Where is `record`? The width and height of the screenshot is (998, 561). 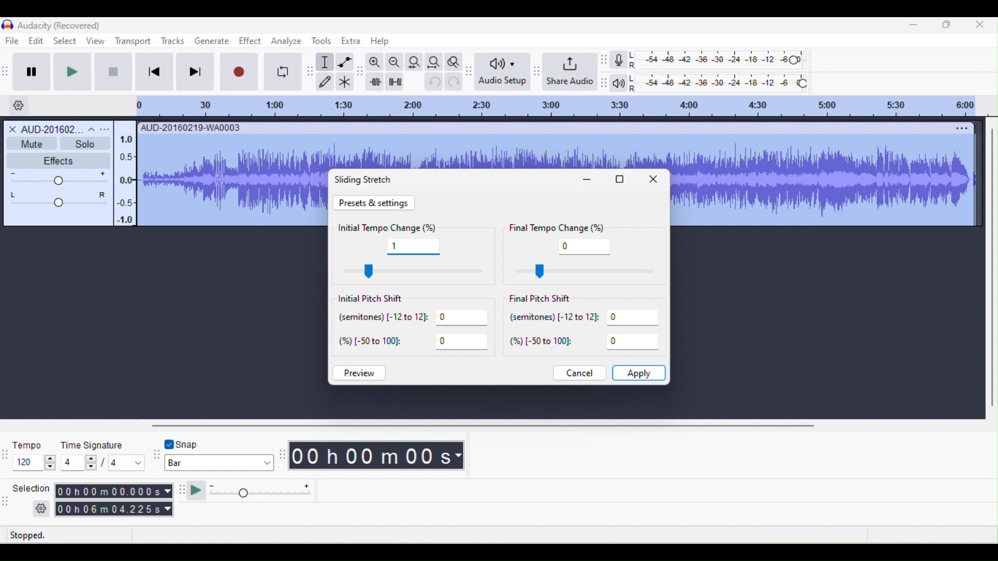
record is located at coordinates (240, 72).